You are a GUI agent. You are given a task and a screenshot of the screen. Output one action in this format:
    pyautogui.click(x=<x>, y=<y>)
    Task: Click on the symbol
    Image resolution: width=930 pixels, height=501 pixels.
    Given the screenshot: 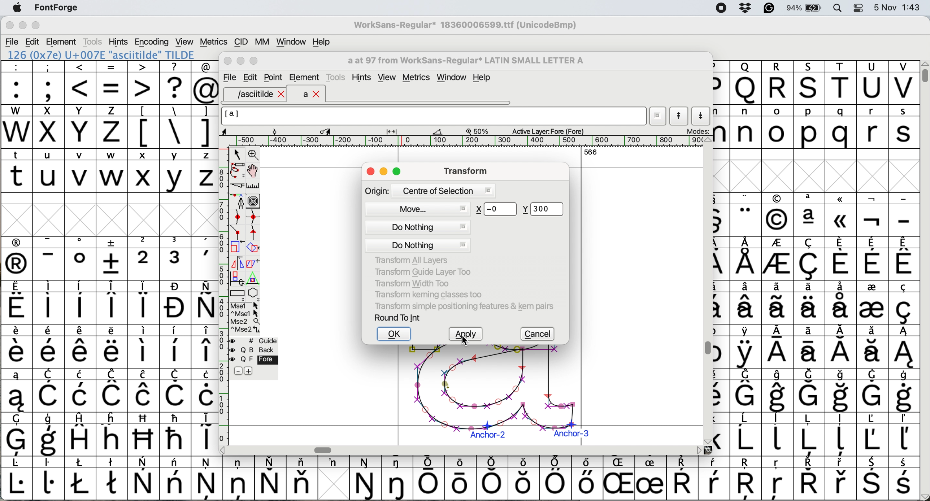 What is the action you would take?
    pyautogui.click(x=841, y=258)
    